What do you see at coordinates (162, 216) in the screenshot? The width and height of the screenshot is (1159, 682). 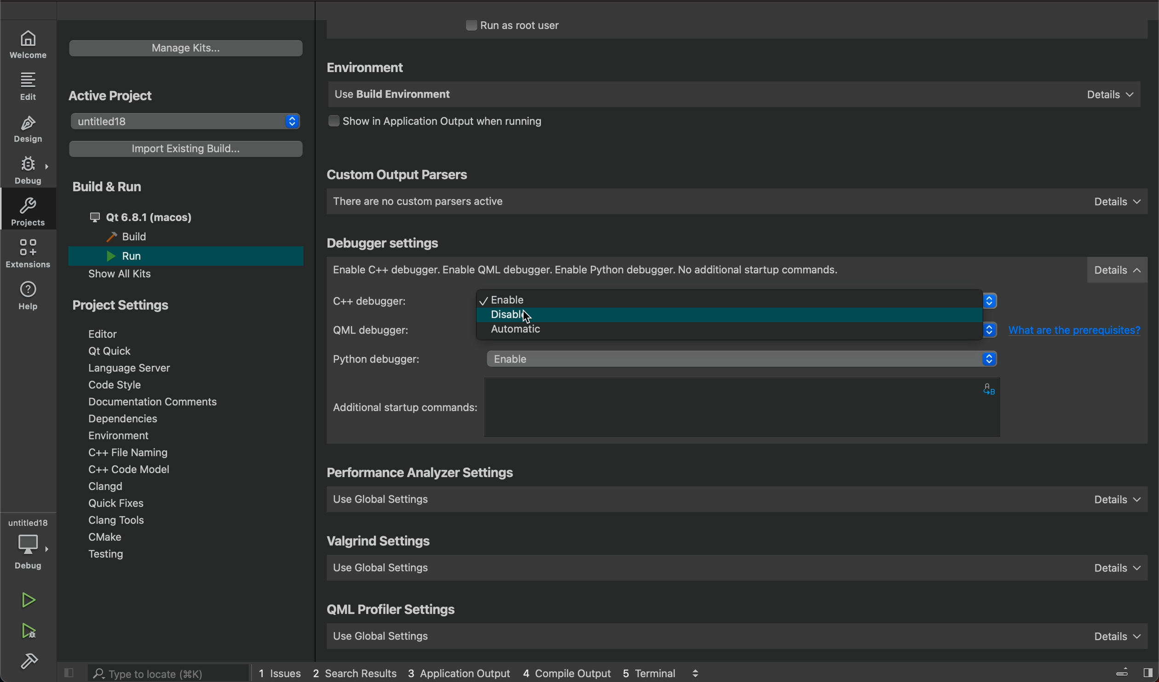 I see `qt` at bounding box center [162, 216].